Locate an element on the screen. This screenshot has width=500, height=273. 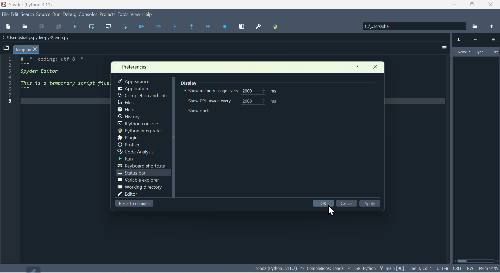
Continue execution until same function arrives is located at coordinates (190, 27).